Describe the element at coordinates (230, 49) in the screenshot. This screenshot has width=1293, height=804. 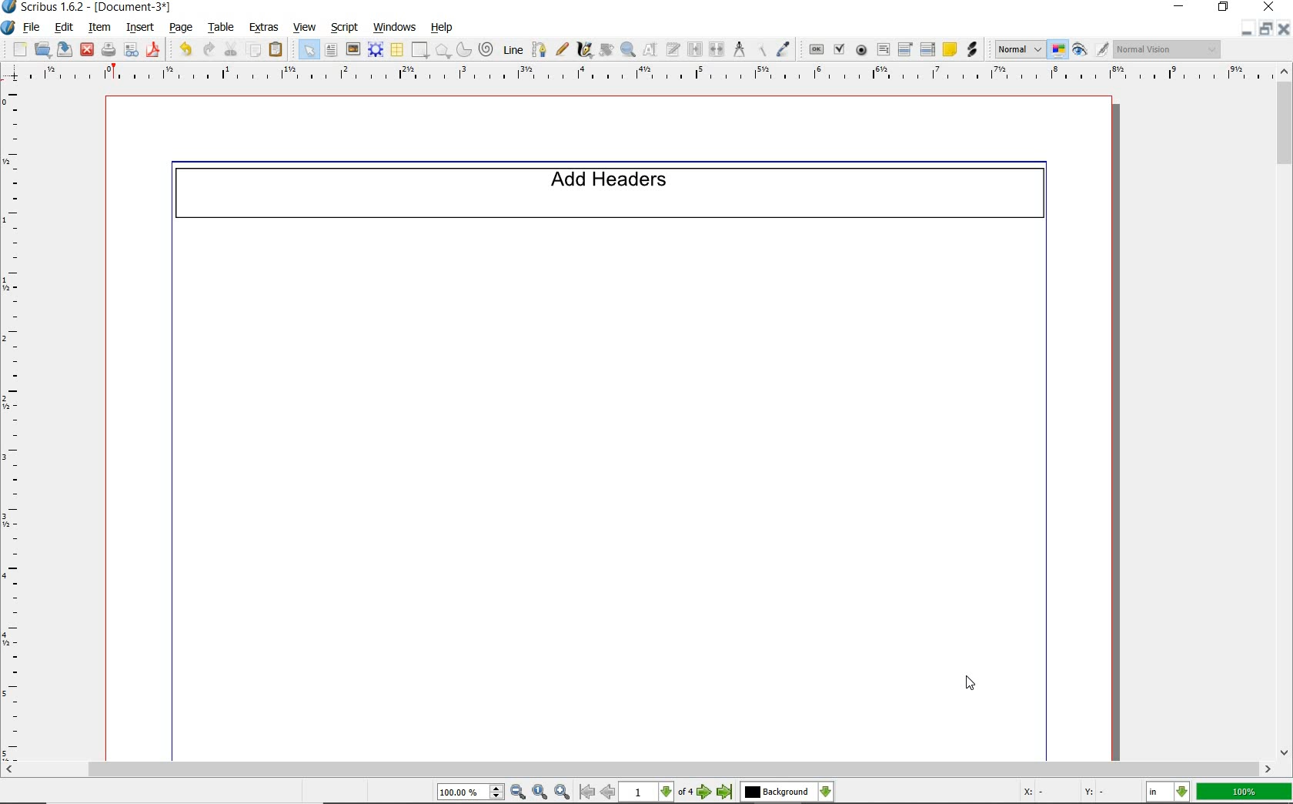
I see `cut` at that location.